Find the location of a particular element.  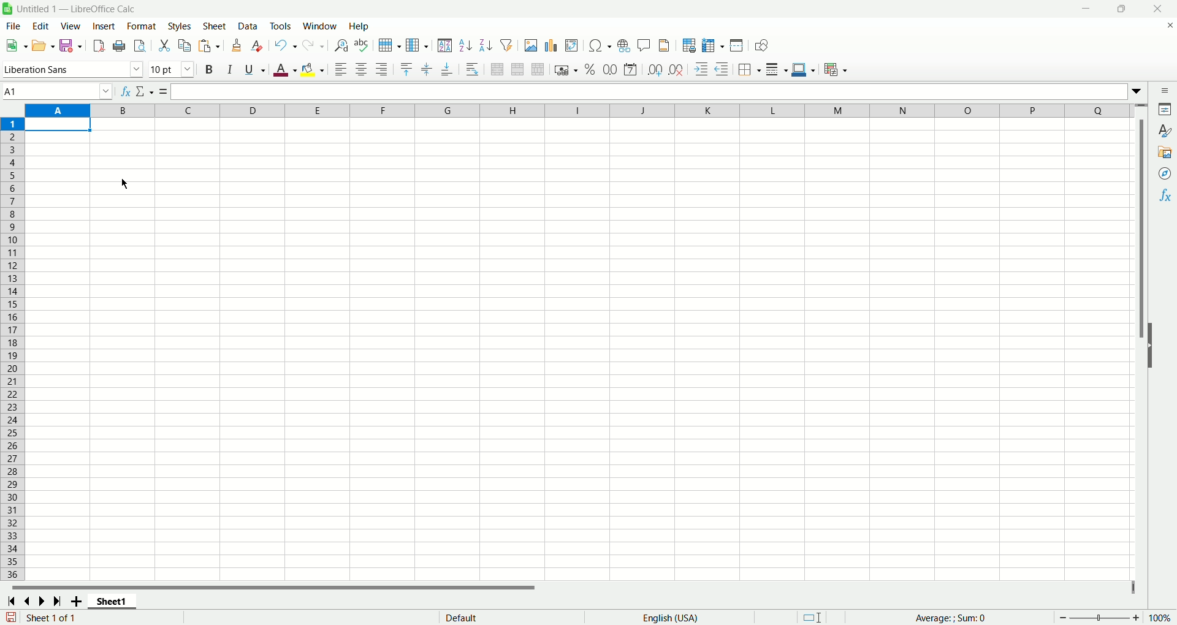

edit is located at coordinates (40, 25).